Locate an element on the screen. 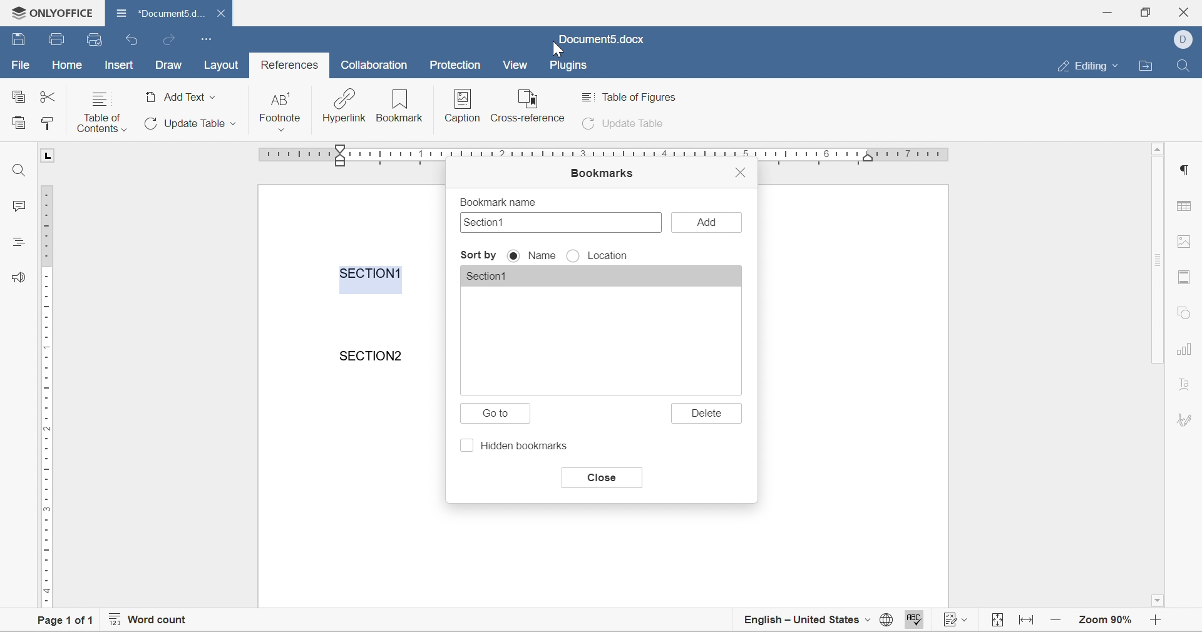  file is located at coordinates (19, 65).